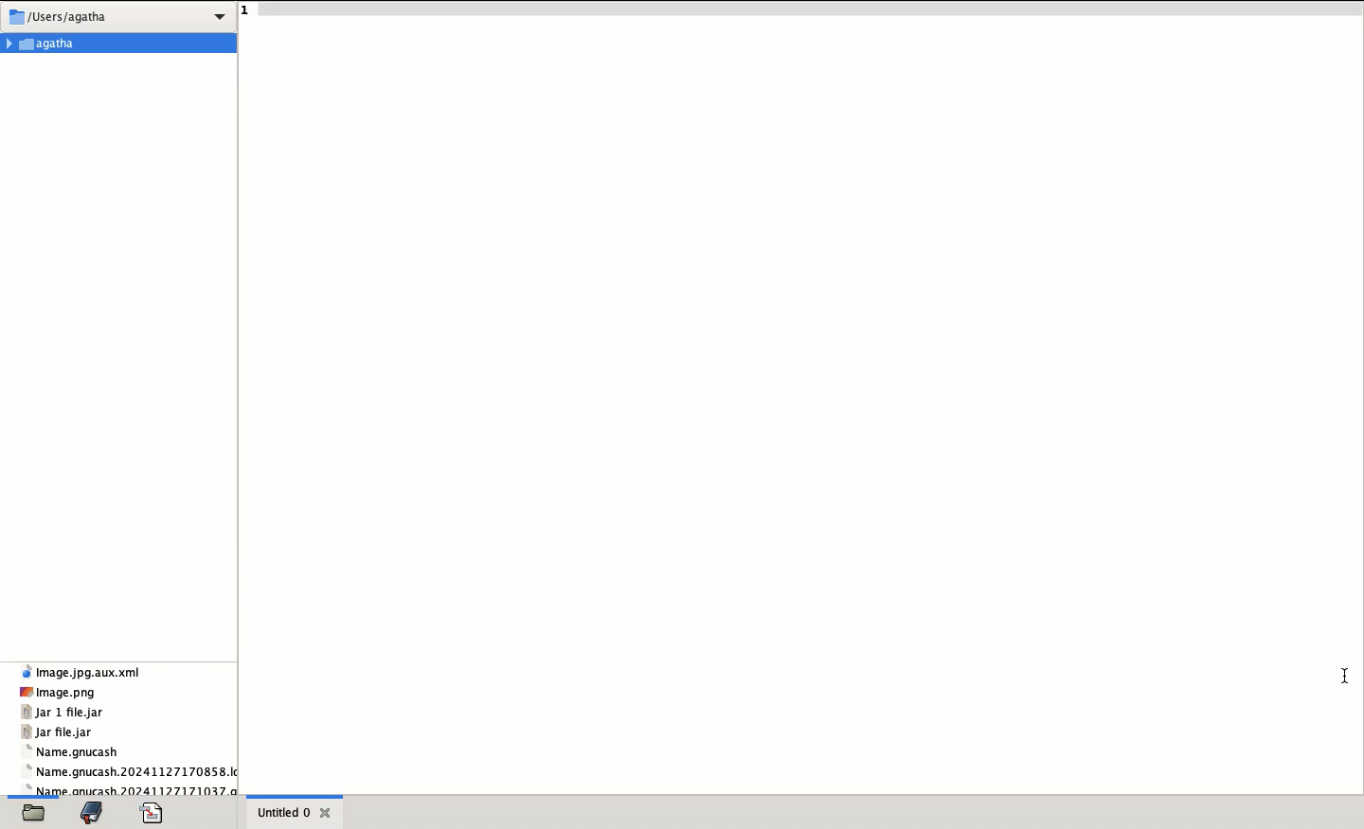 The image size is (1364, 829). Describe the element at coordinates (326, 812) in the screenshot. I see `close` at that location.